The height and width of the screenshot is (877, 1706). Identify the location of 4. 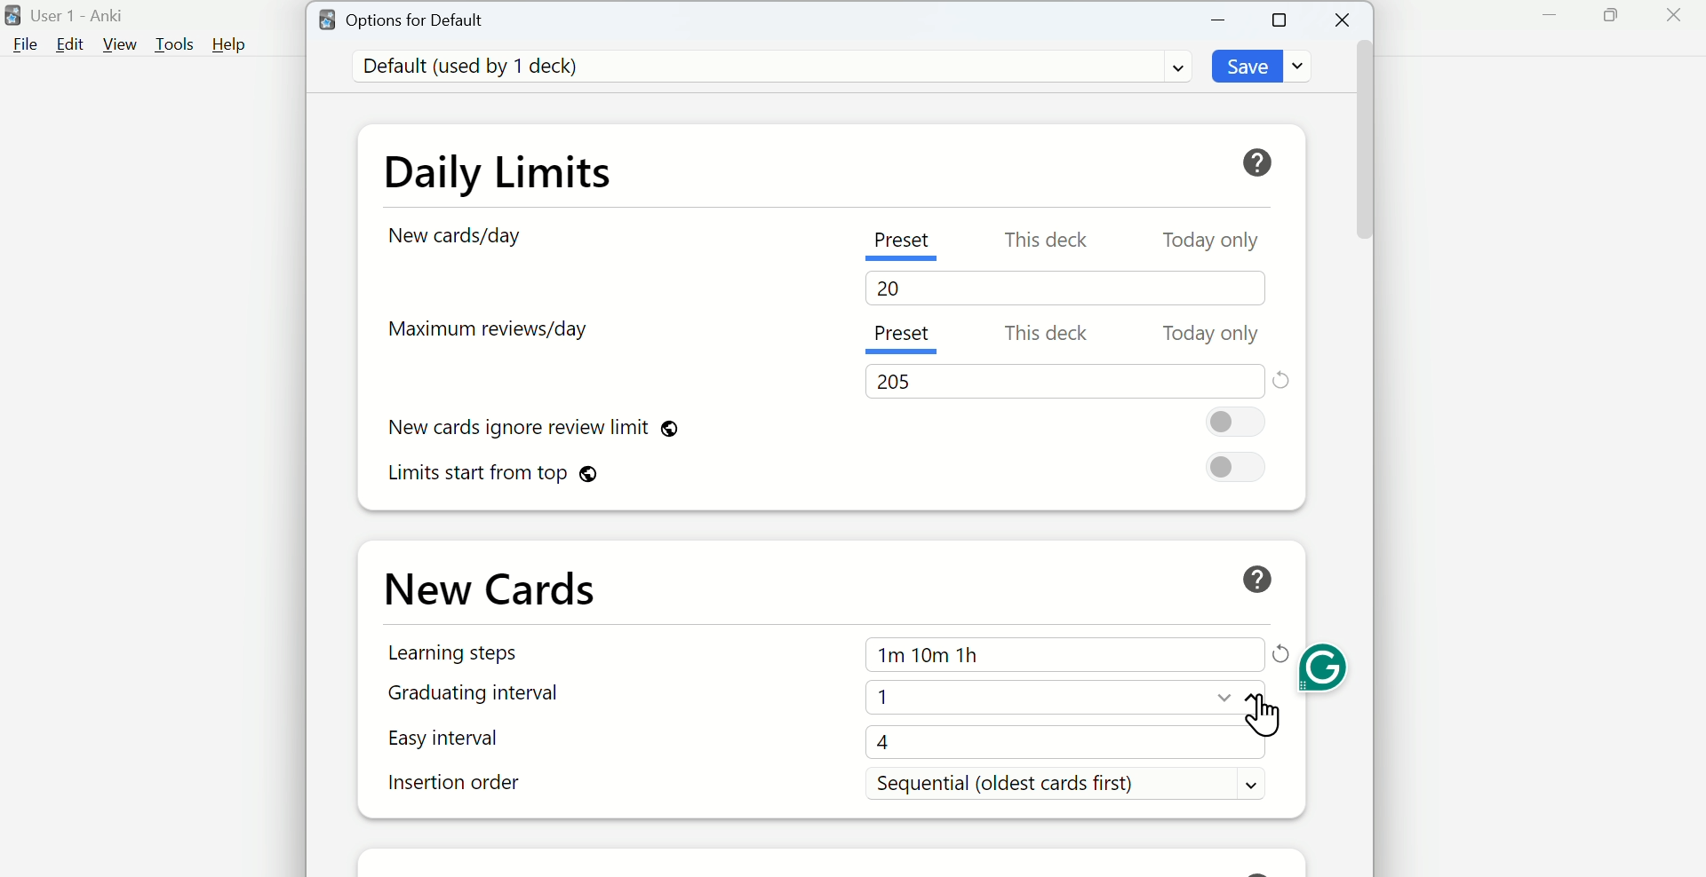
(1070, 738).